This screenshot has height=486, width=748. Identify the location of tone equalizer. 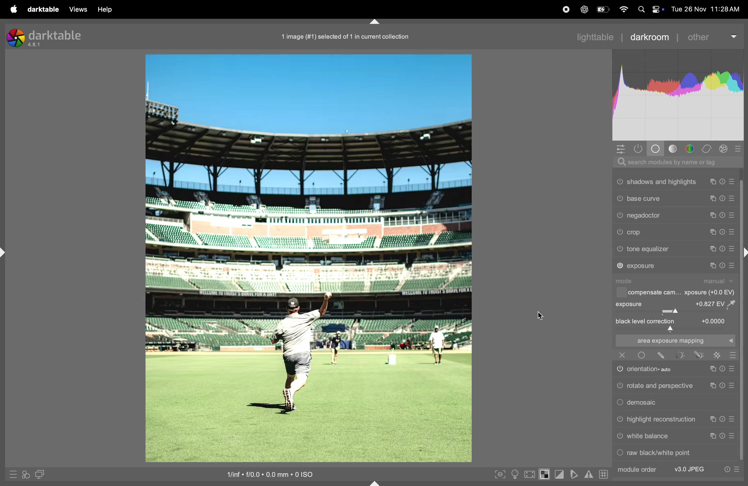
(649, 249).